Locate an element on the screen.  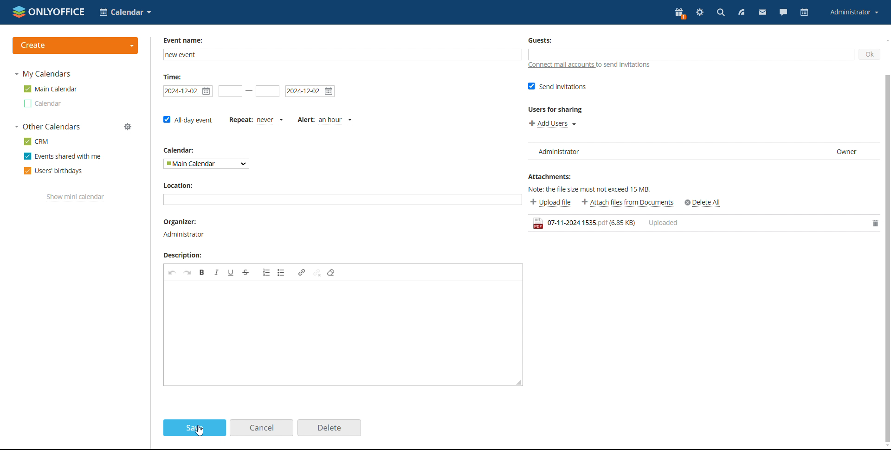
add guests is located at coordinates (690, 54).